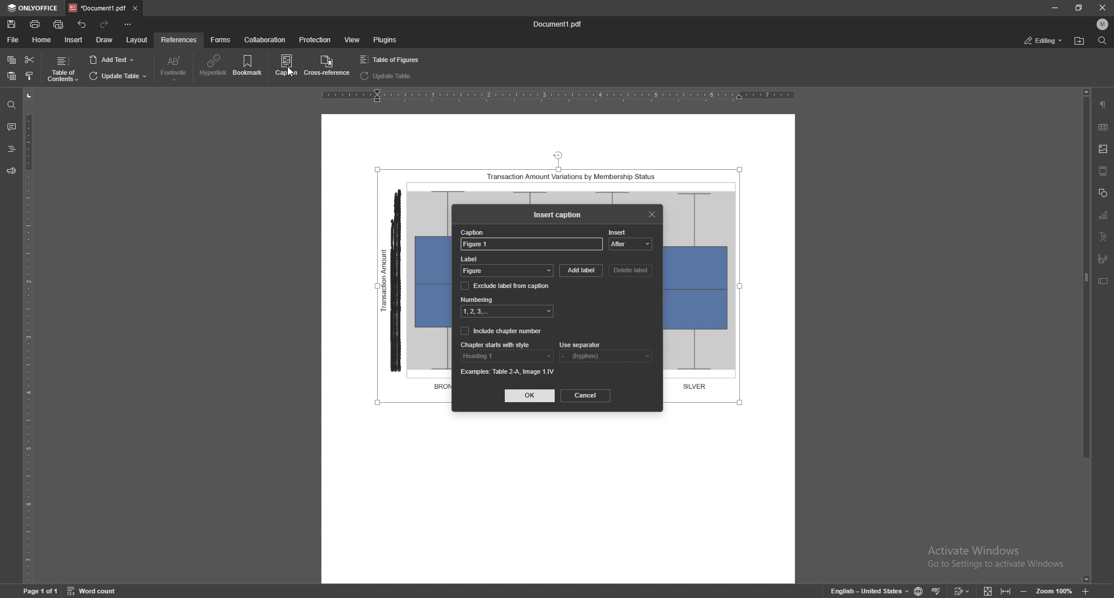 Image resolution: width=1114 pixels, height=598 pixels. Describe the element at coordinates (1104, 127) in the screenshot. I see `table` at that location.